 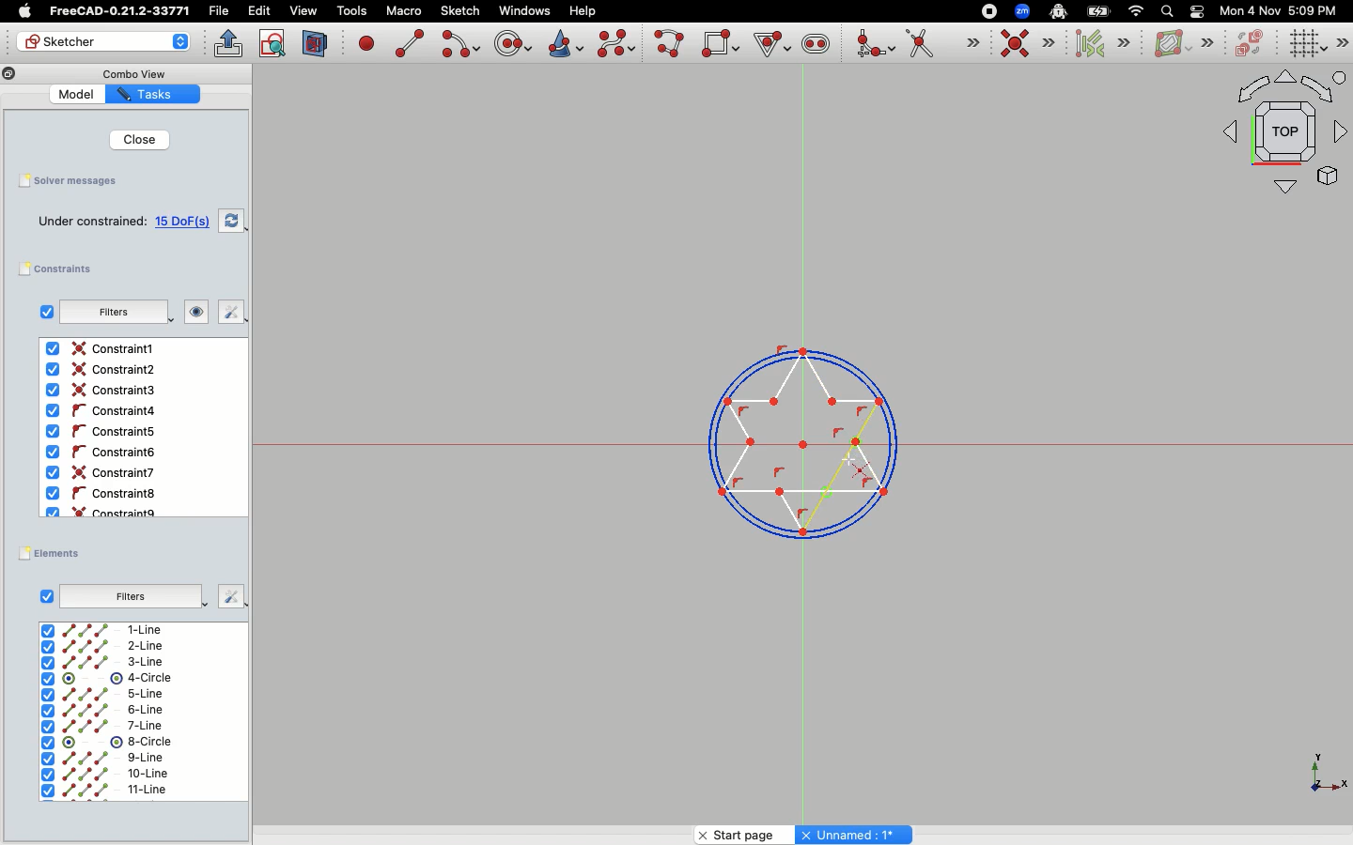 I want to click on 10-line, so click(x=104, y=774).